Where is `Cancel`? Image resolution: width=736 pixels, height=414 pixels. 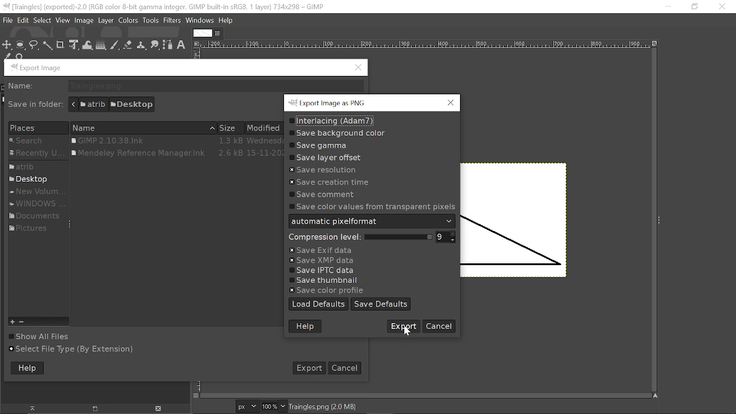 Cancel is located at coordinates (346, 367).